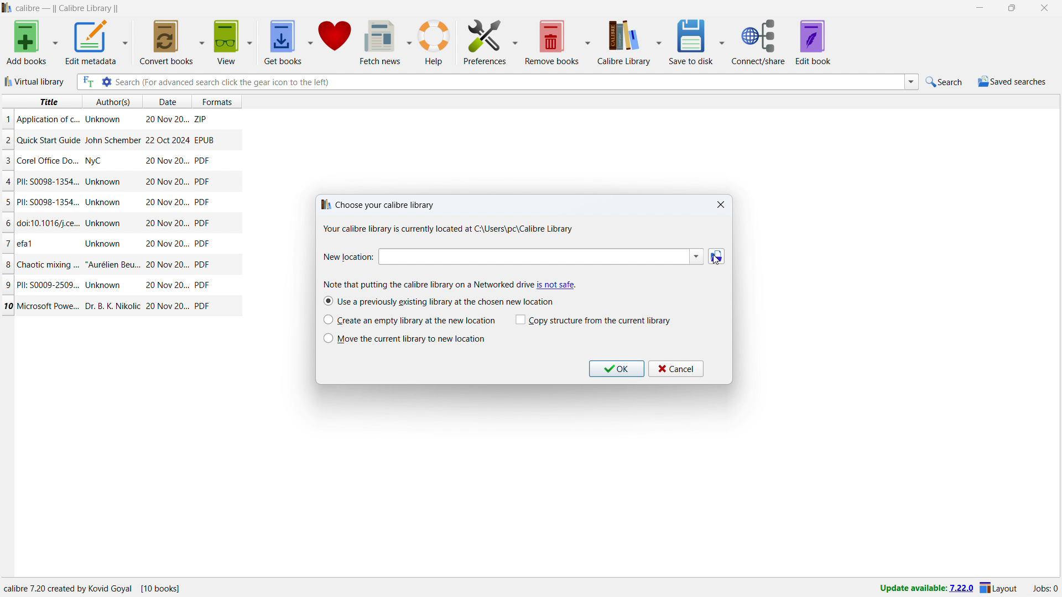  What do you see at coordinates (693, 41) in the screenshot?
I see `save to disk` at bounding box center [693, 41].